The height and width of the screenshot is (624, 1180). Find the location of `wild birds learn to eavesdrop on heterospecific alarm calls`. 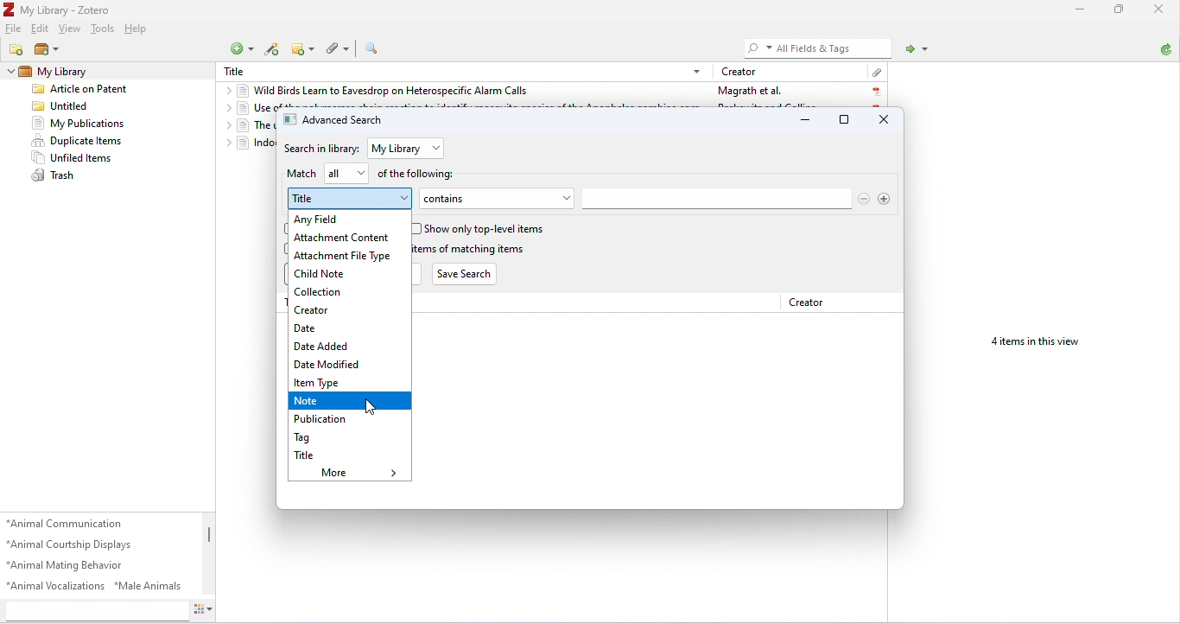

wild birds learn to eavesdrop on heterospecific alarm calls is located at coordinates (386, 92).